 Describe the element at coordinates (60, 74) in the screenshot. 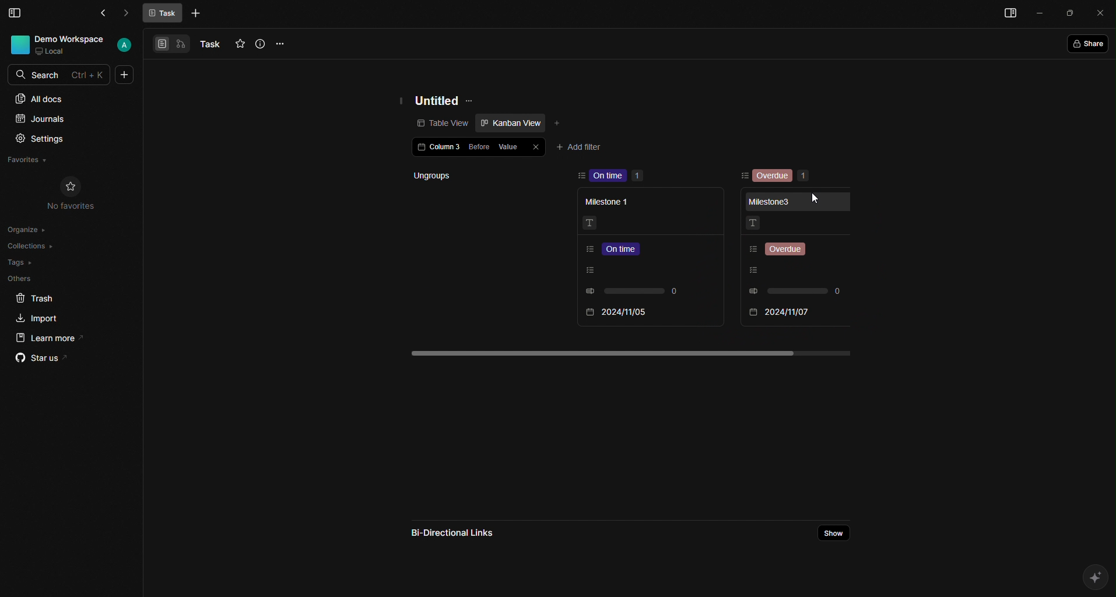

I see `Search` at that location.